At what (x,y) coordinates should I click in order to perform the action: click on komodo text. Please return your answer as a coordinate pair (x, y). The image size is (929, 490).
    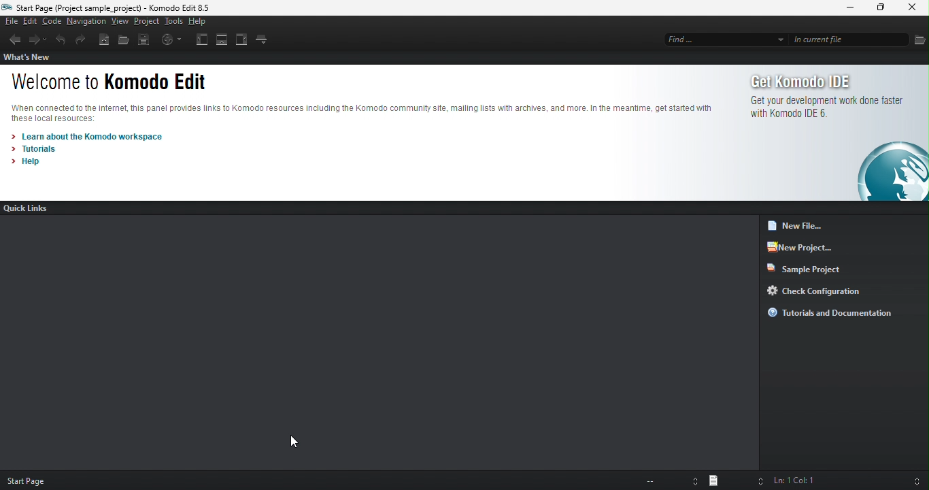
    Looking at the image, I should click on (366, 110).